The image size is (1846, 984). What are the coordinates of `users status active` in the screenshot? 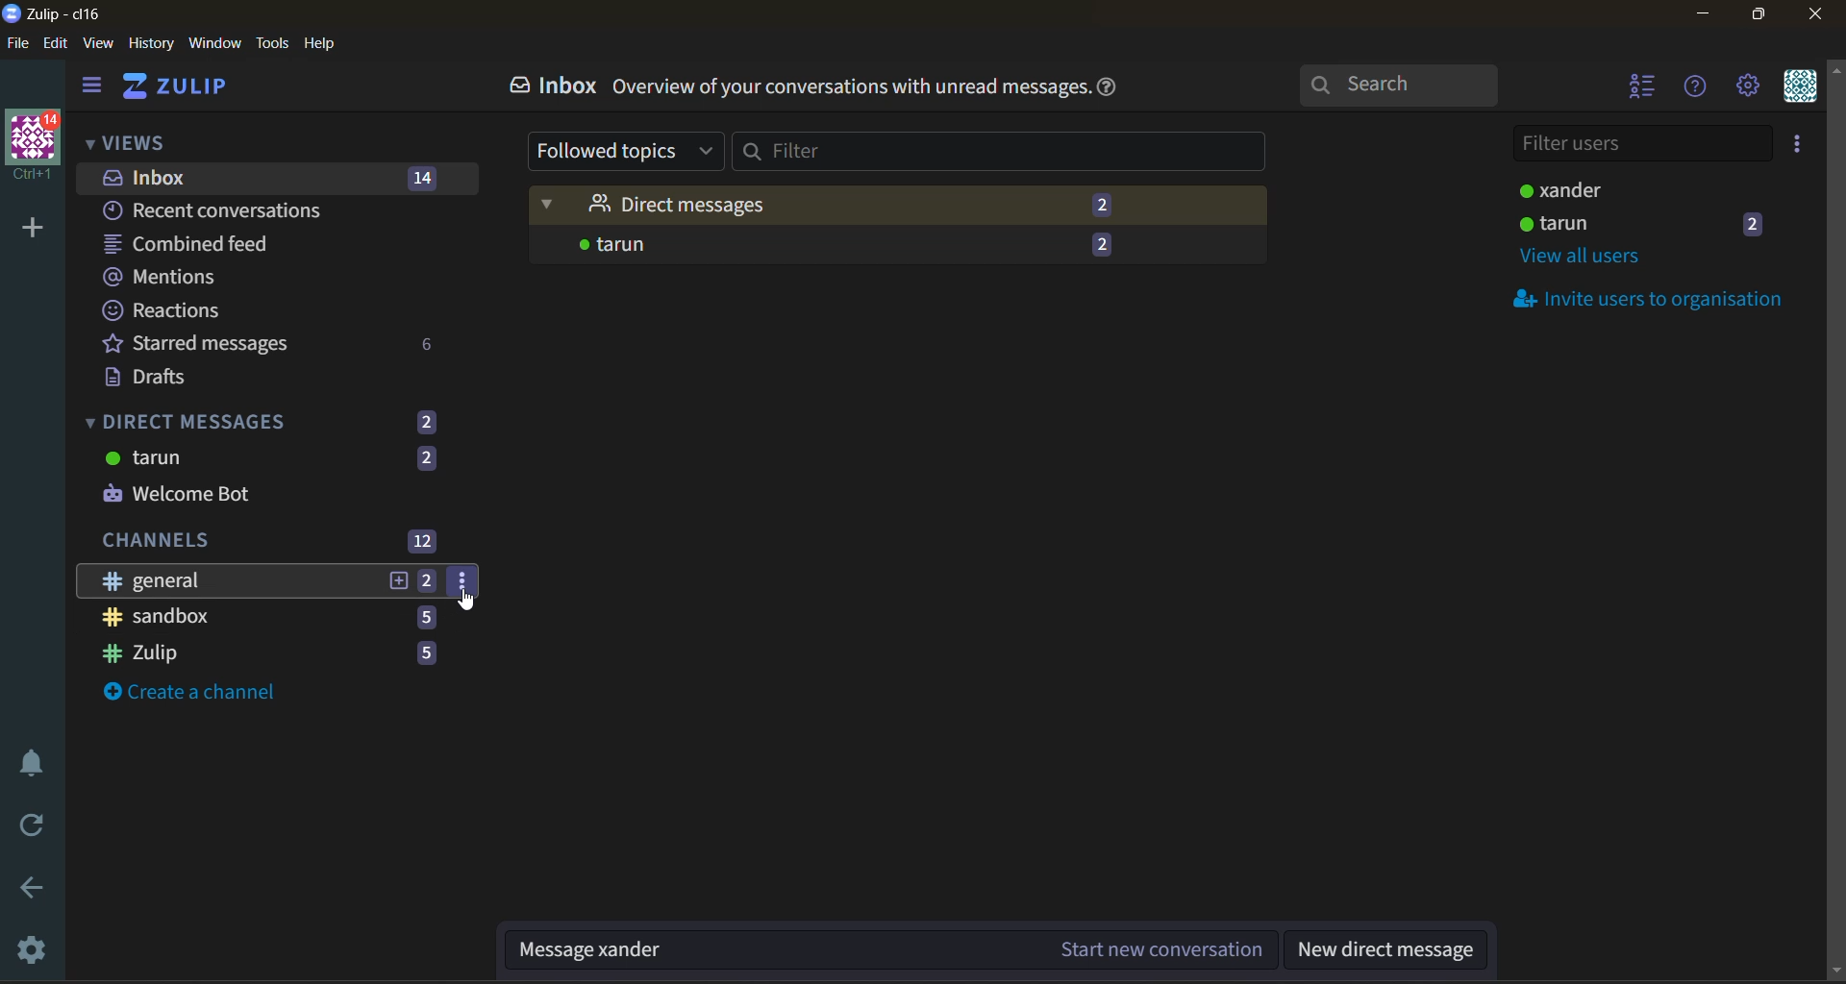 It's located at (1654, 190).